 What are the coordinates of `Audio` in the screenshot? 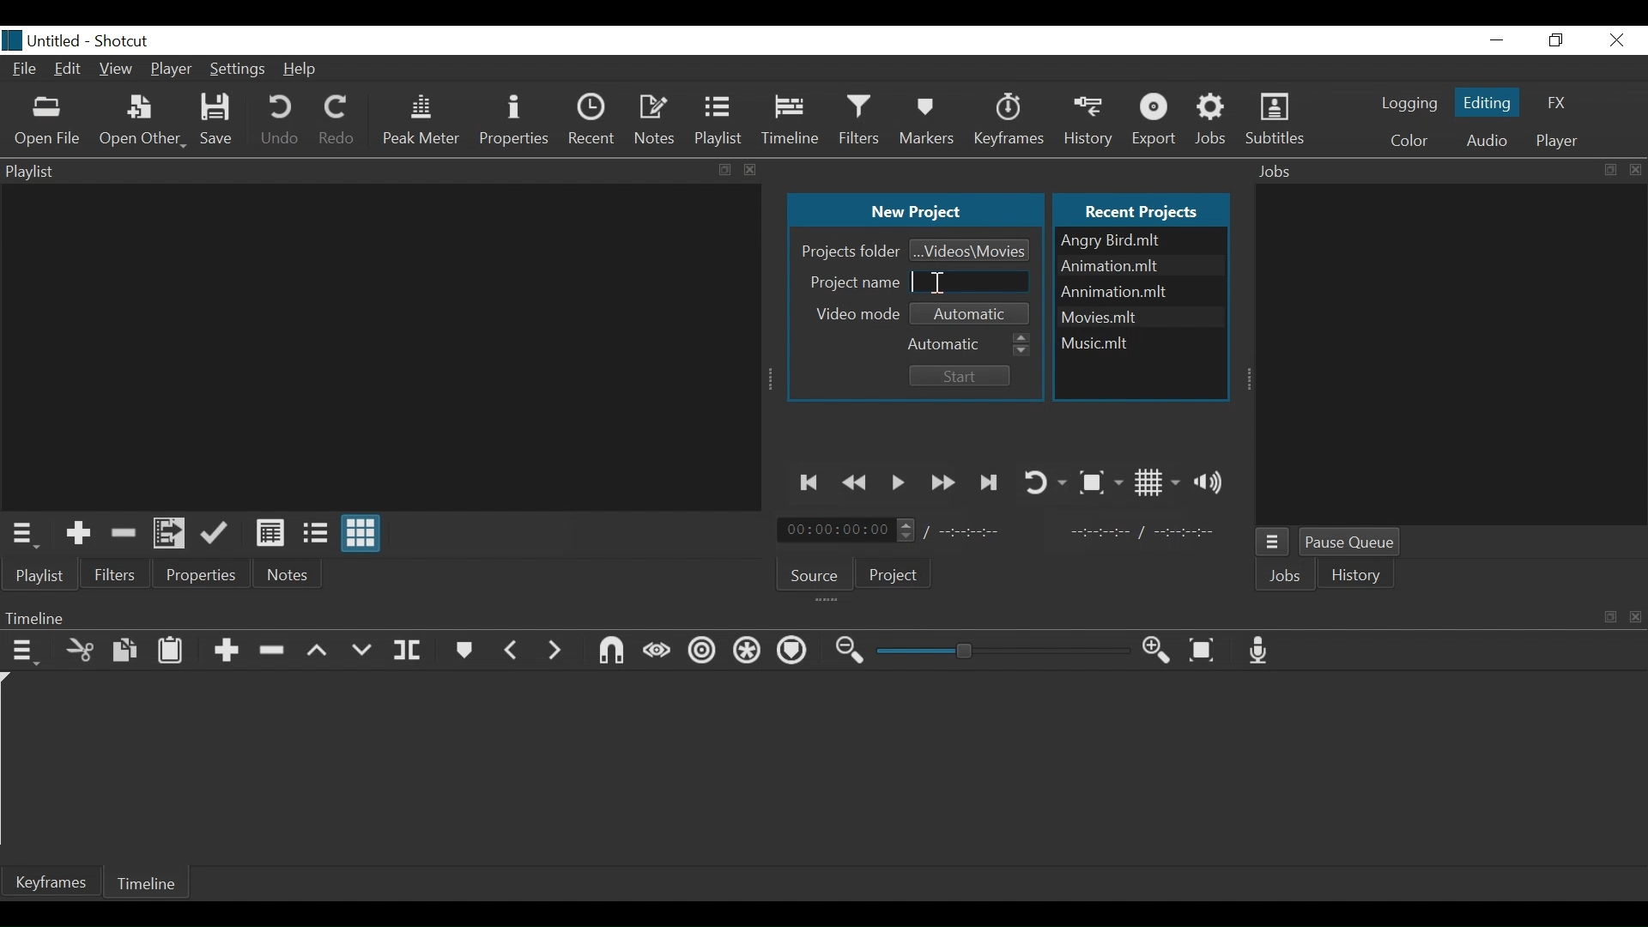 It's located at (1486, 140).